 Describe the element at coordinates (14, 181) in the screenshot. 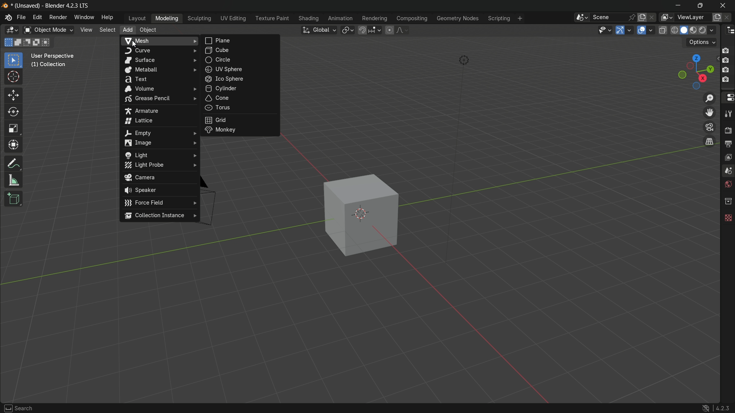

I see `measure` at that location.